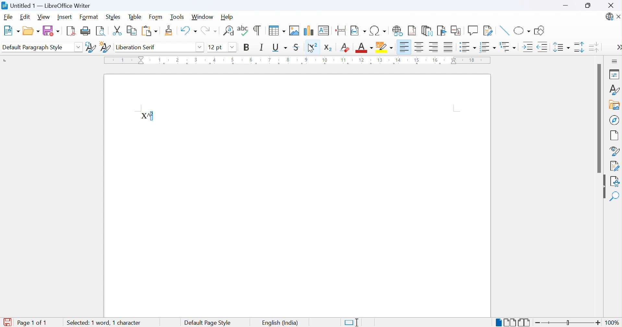 The width and height of the screenshot is (622, 327). Describe the element at coordinates (449, 47) in the screenshot. I see `Justified` at that location.